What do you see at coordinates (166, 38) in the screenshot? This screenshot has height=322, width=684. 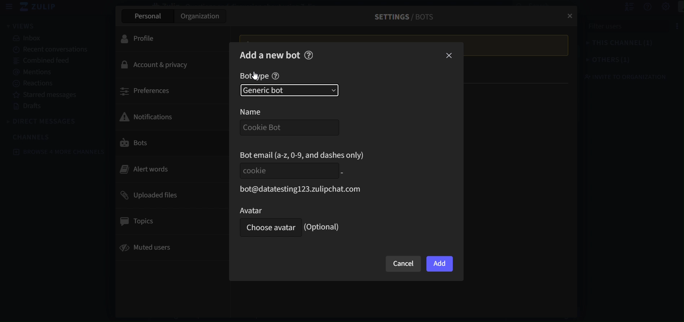 I see `profile` at bounding box center [166, 38].